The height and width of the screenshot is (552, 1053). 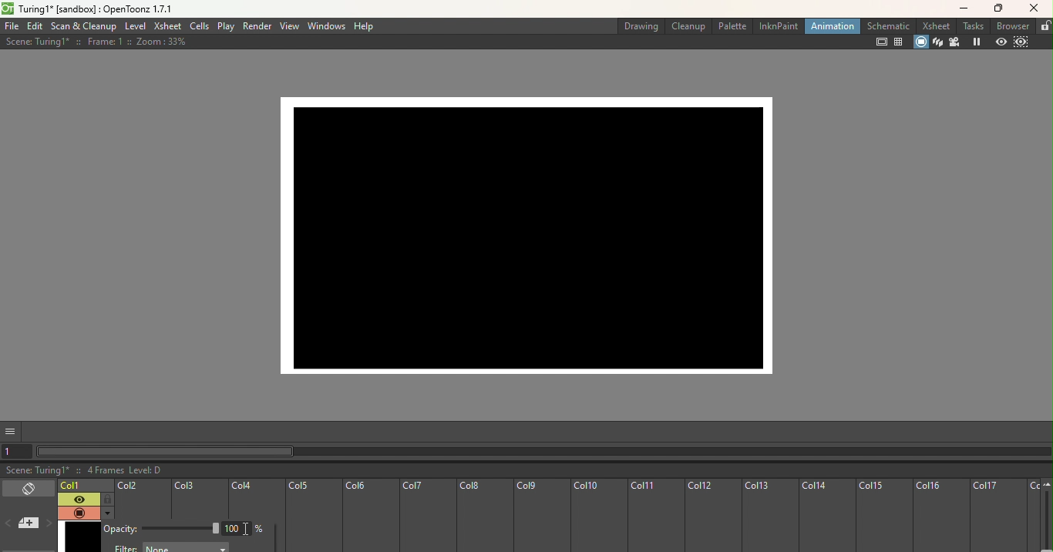 I want to click on Col17, so click(x=998, y=516).